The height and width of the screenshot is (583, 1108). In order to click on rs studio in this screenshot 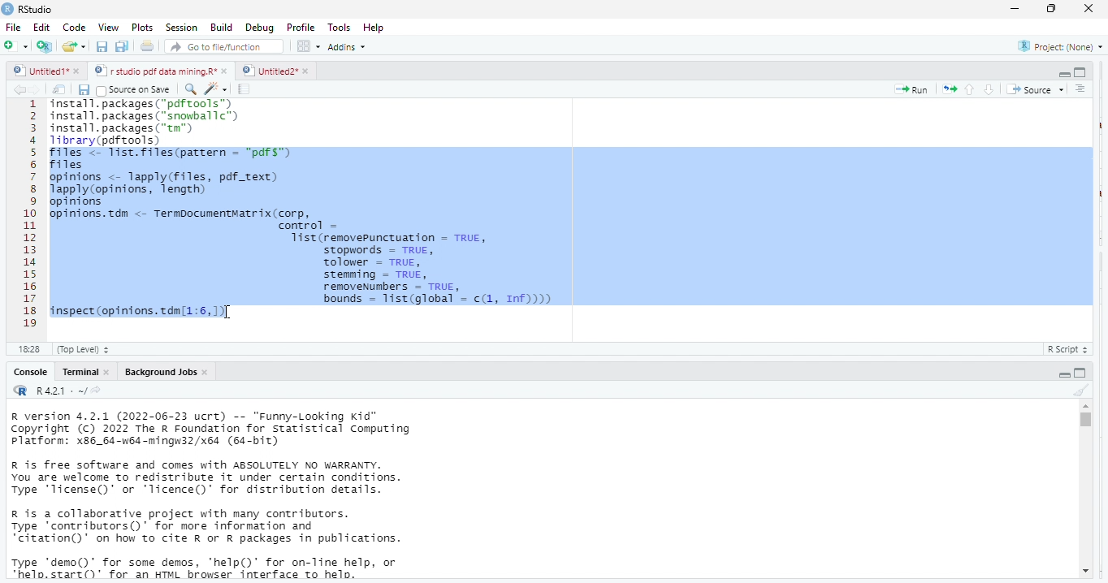, I will do `click(37, 9)`.